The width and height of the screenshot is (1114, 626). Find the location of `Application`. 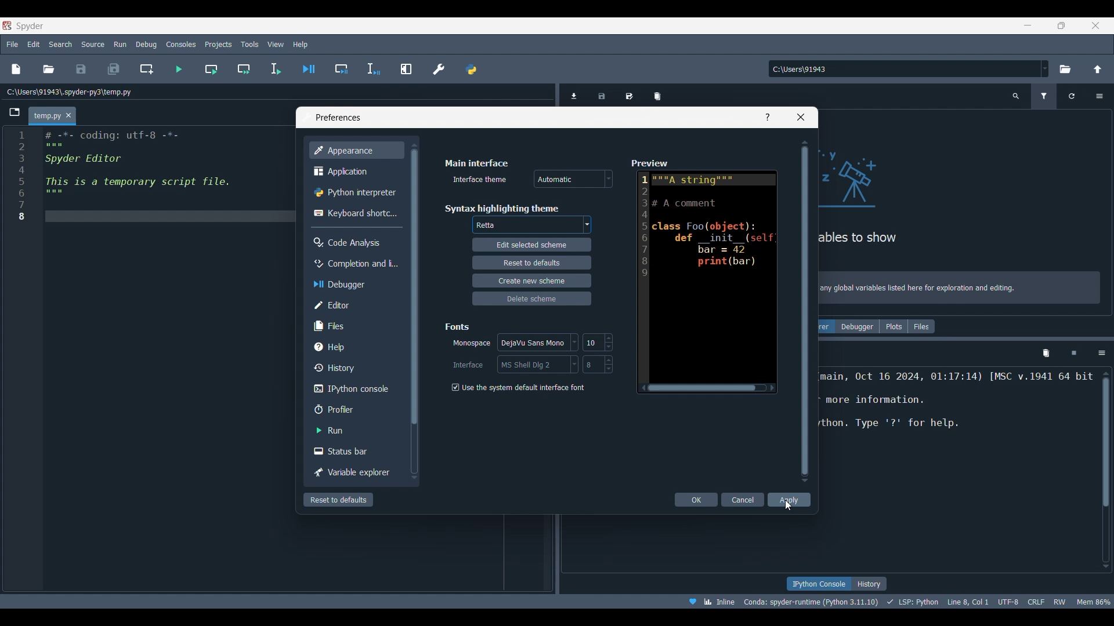

Application is located at coordinates (354, 172).